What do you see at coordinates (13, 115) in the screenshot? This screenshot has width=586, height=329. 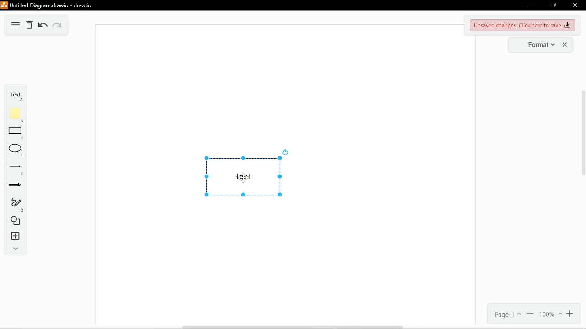 I see `note` at bounding box center [13, 115].